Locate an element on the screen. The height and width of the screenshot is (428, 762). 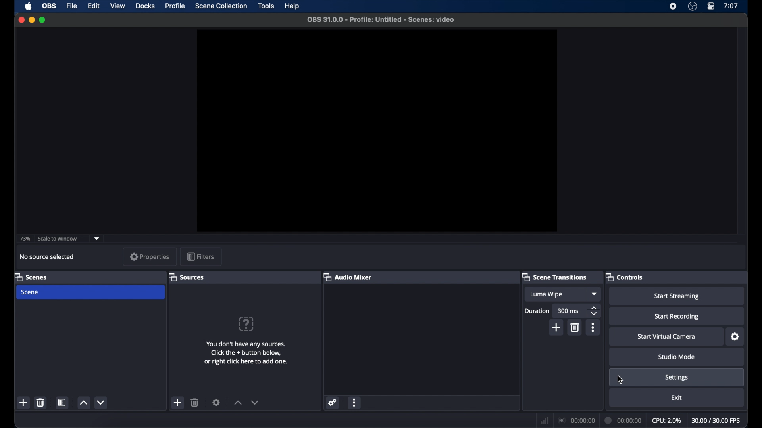
properties is located at coordinates (150, 256).